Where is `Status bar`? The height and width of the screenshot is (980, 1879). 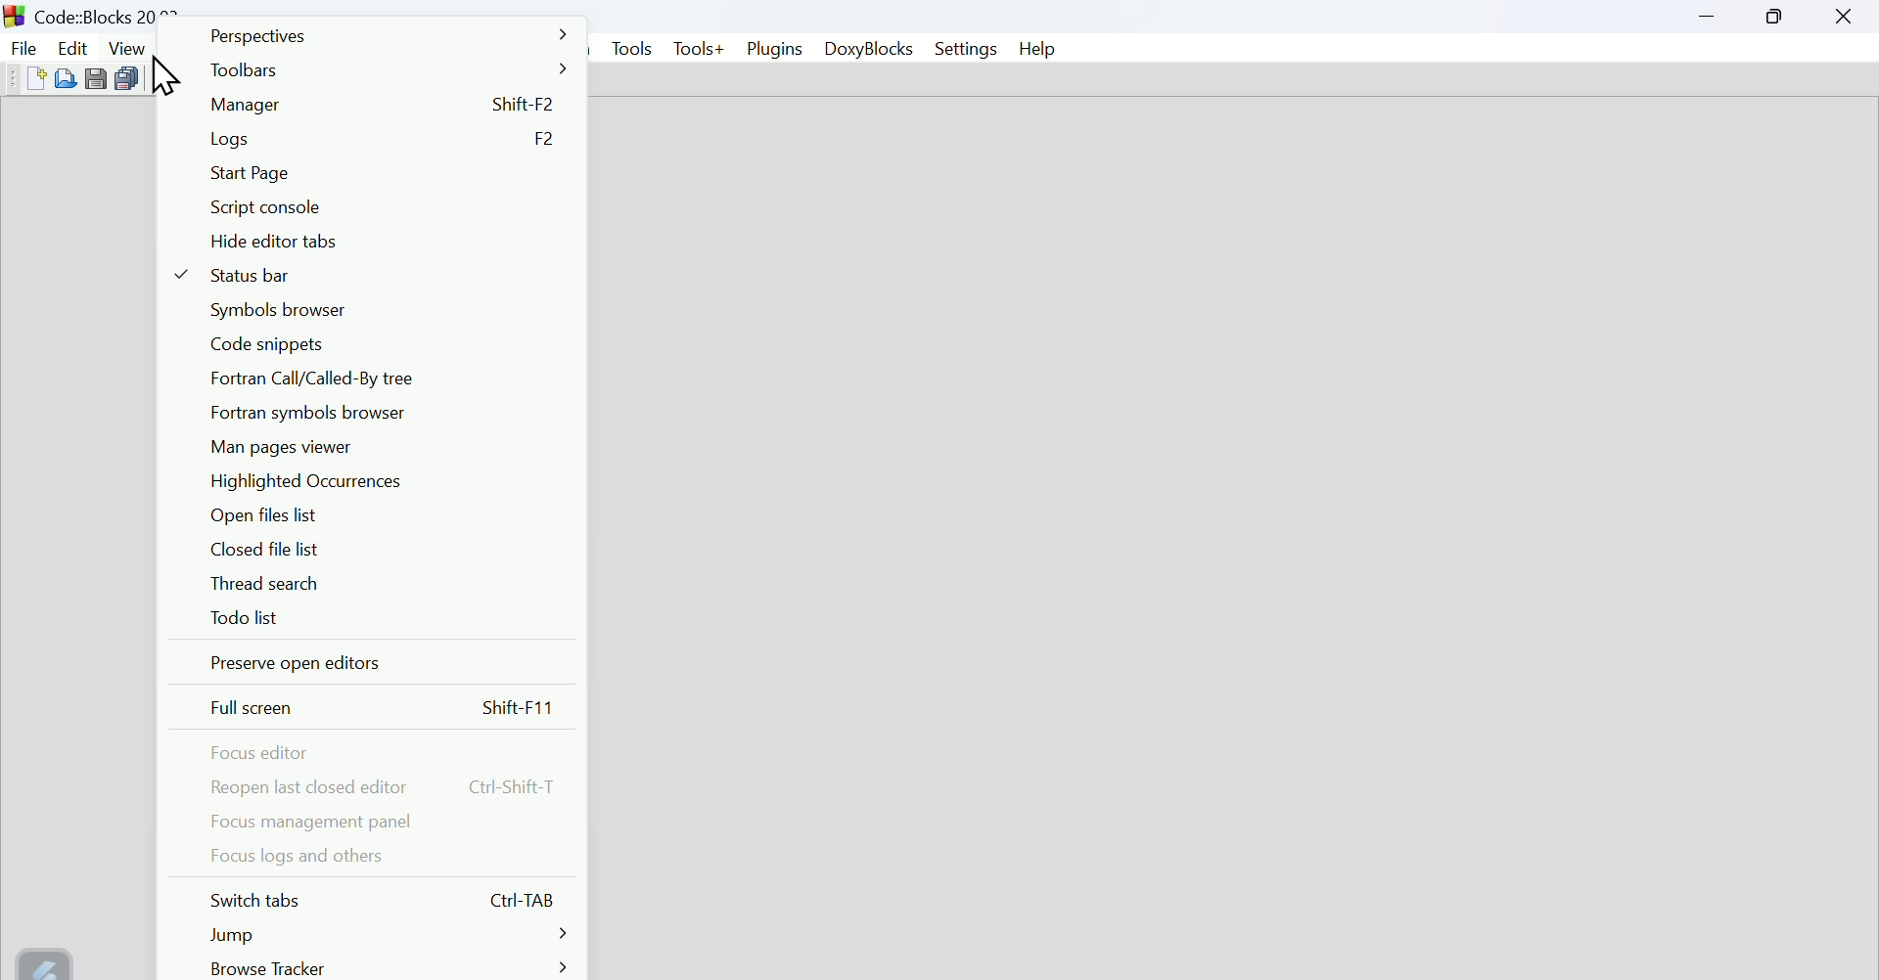
Status bar is located at coordinates (265, 274).